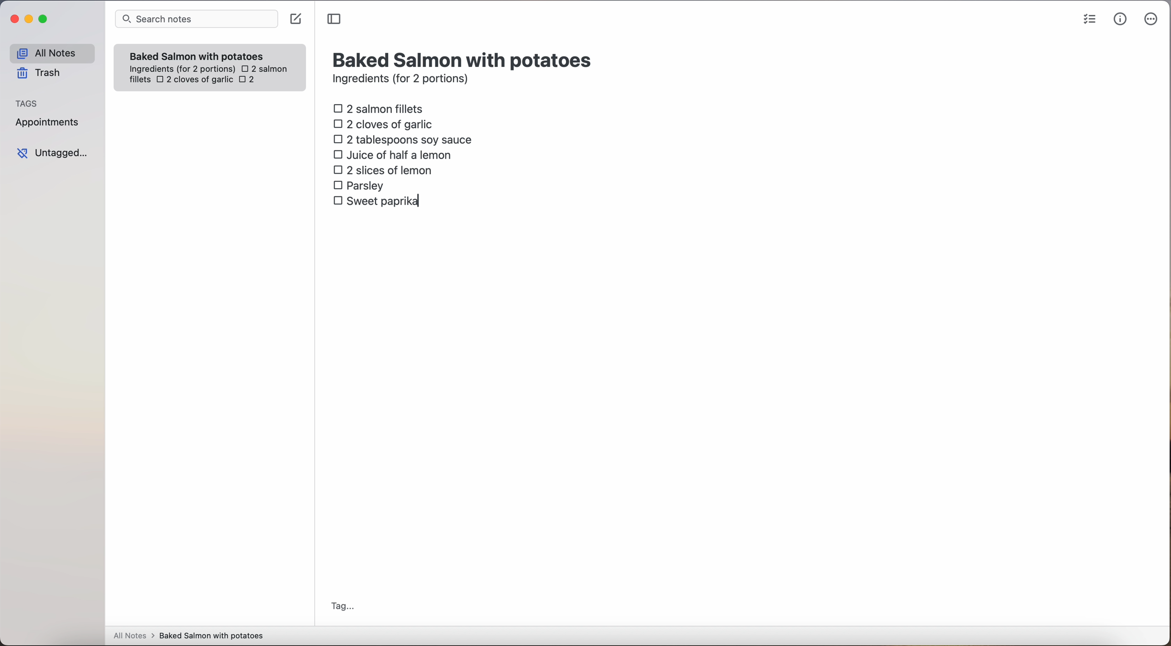 The image size is (1171, 646). Describe the element at coordinates (342, 607) in the screenshot. I see `tag` at that location.